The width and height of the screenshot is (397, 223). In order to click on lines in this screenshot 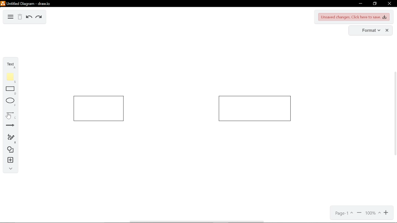, I will do `click(9, 116)`.